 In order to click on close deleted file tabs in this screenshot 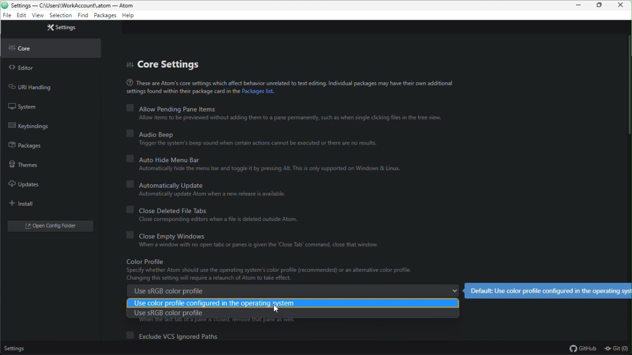, I will do `click(225, 216)`.